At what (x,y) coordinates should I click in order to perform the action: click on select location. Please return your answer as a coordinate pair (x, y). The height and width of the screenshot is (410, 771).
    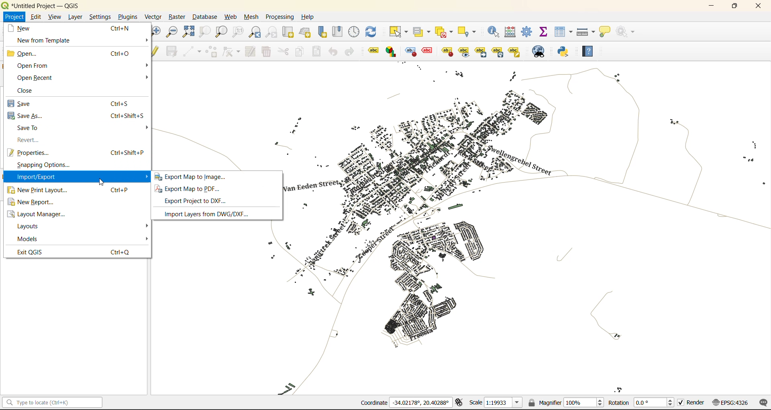
    Looking at the image, I should click on (470, 31).